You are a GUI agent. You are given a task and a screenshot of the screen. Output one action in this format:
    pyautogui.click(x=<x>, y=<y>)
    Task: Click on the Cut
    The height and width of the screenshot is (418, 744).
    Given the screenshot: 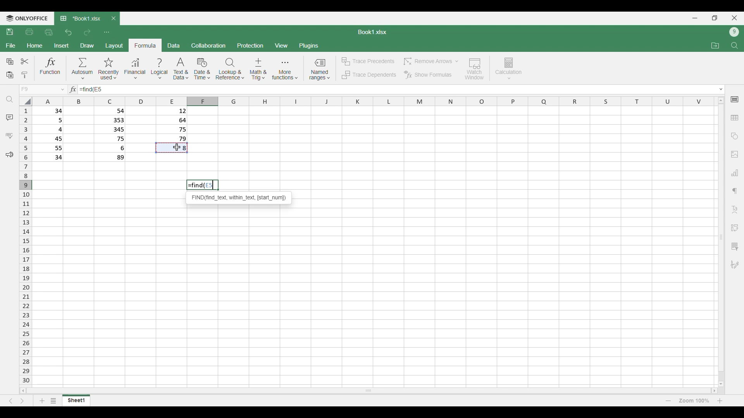 What is the action you would take?
    pyautogui.click(x=25, y=61)
    